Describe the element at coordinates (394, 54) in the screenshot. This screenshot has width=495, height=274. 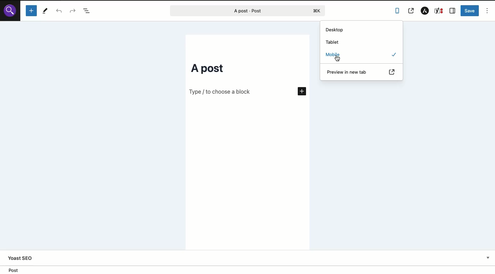
I see `selected` at that location.